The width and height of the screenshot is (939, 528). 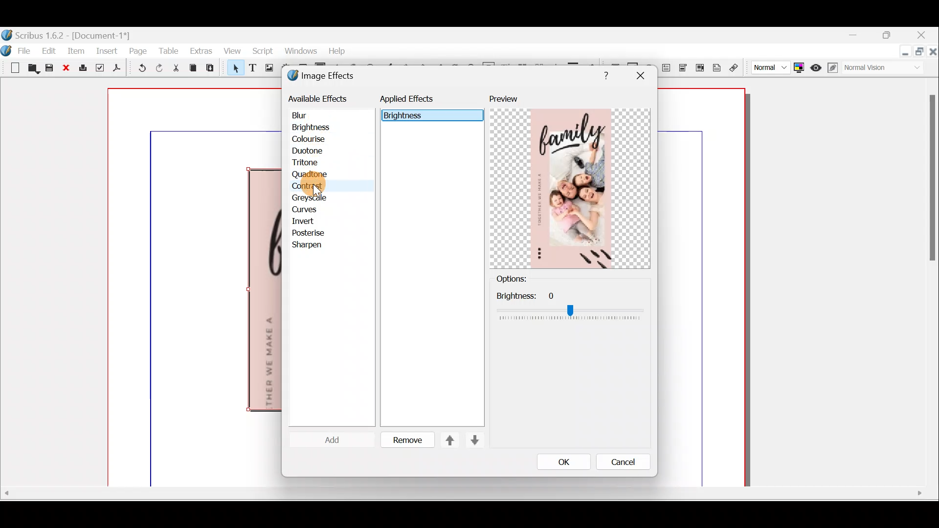 I want to click on Options, so click(x=528, y=279).